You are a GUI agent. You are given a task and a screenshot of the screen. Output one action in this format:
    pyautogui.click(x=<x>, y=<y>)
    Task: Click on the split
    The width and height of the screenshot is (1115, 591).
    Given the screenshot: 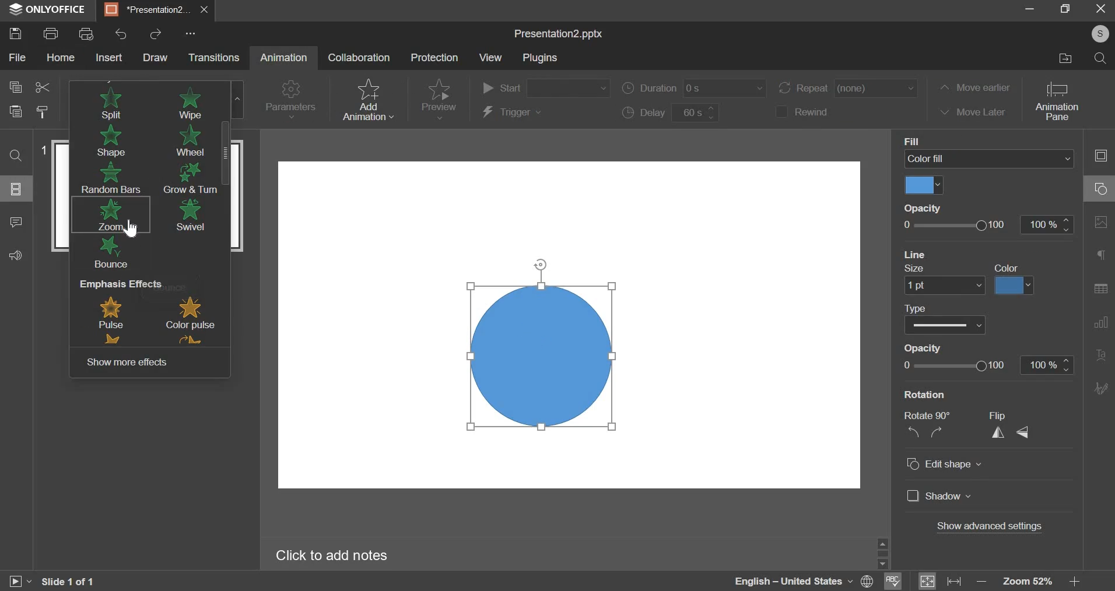 What is the action you would take?
    pyautogui.click(x=111, y=106)
    